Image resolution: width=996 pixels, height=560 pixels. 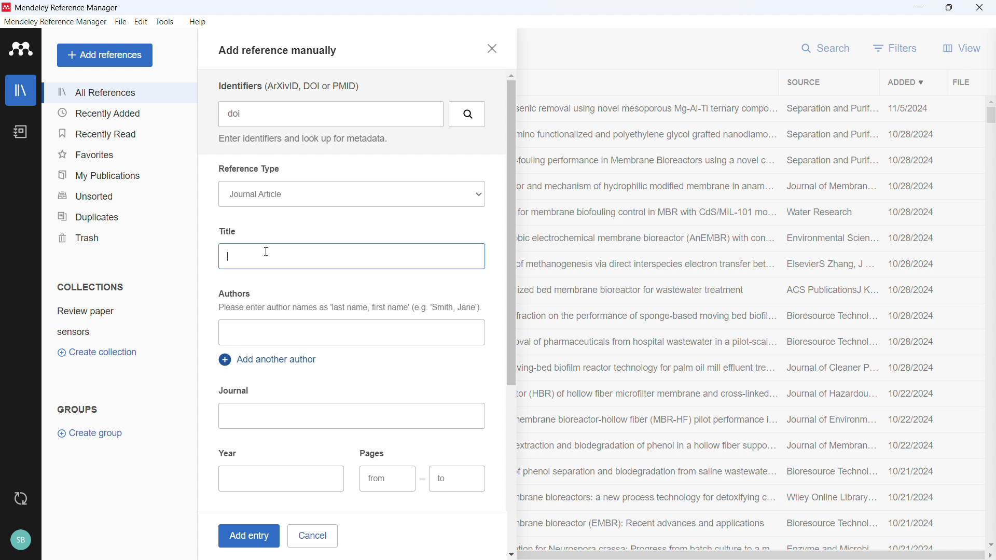 What do you see at coordinates (491, 48) in the screenshot?
I see `close pane` at bounding box center [491, 48].